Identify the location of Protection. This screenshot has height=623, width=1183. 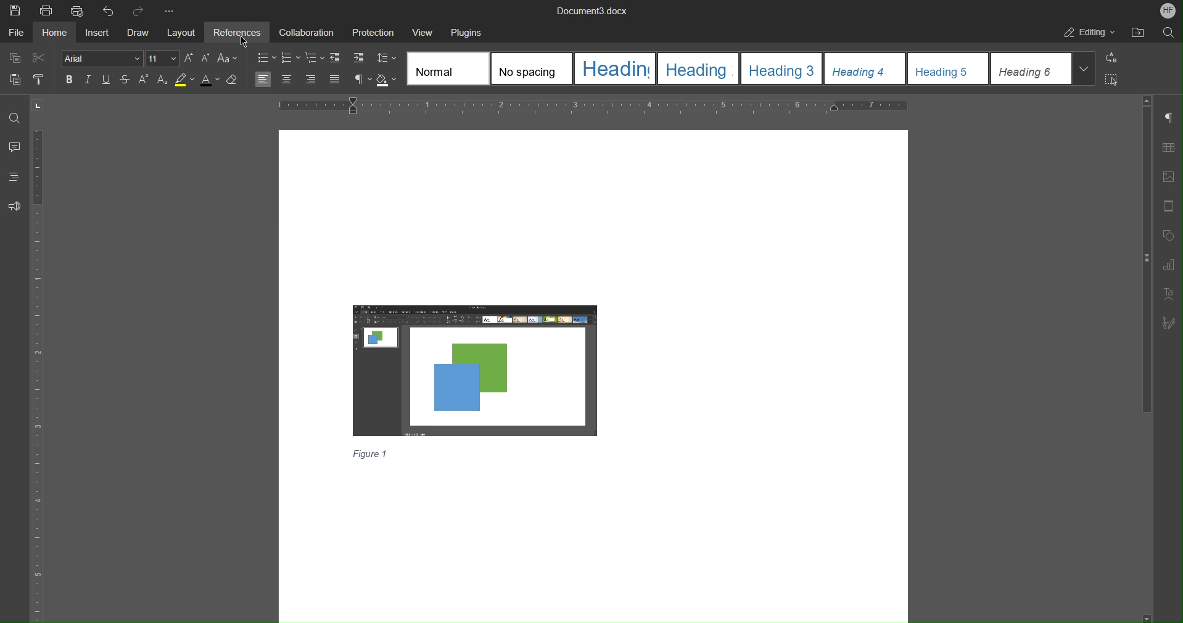
(368, 31).